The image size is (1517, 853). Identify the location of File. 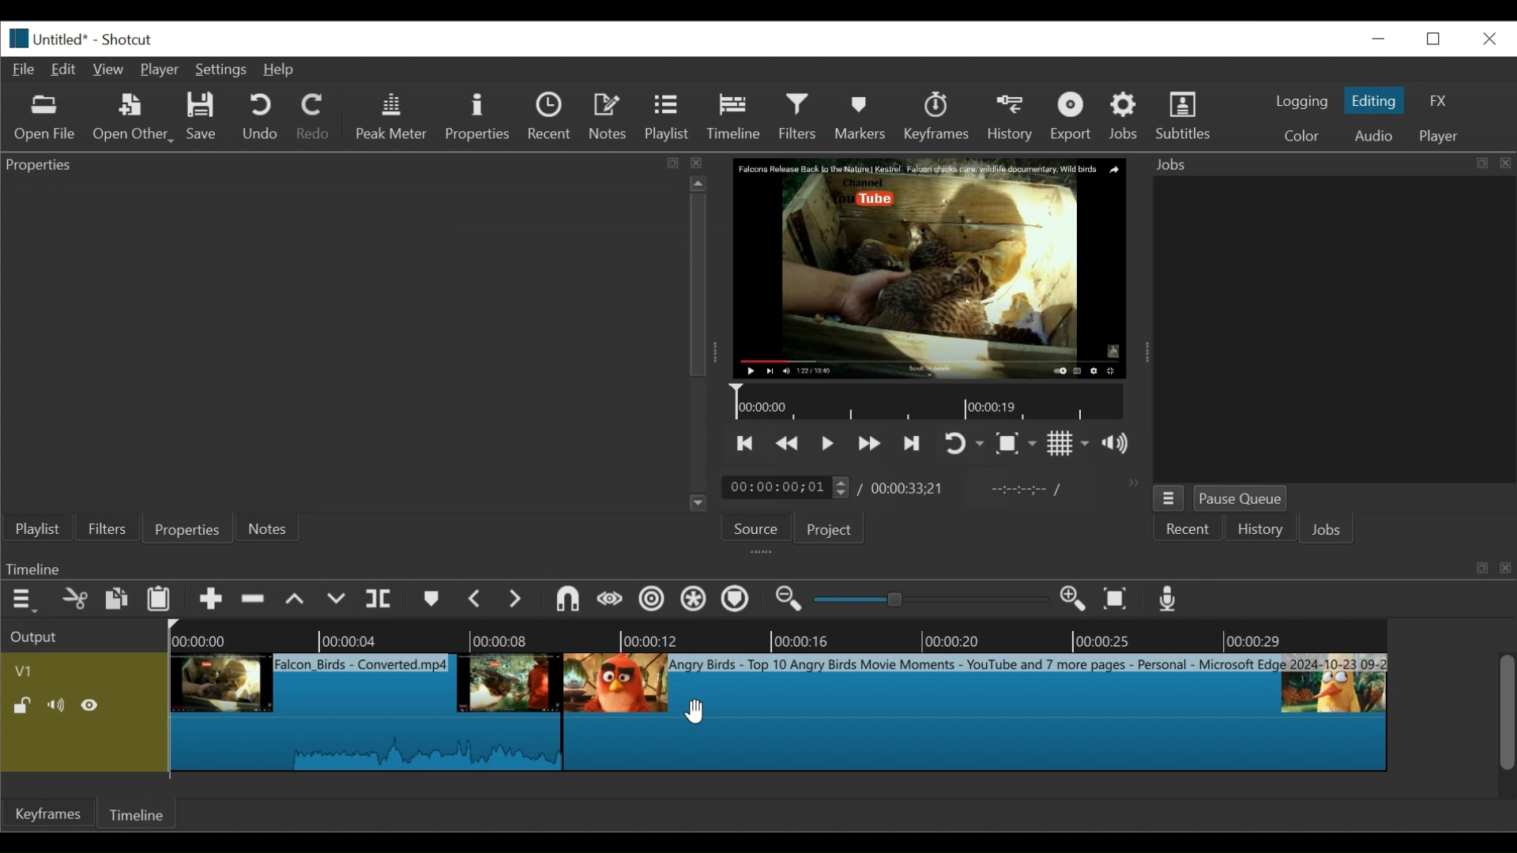
(24, 70).